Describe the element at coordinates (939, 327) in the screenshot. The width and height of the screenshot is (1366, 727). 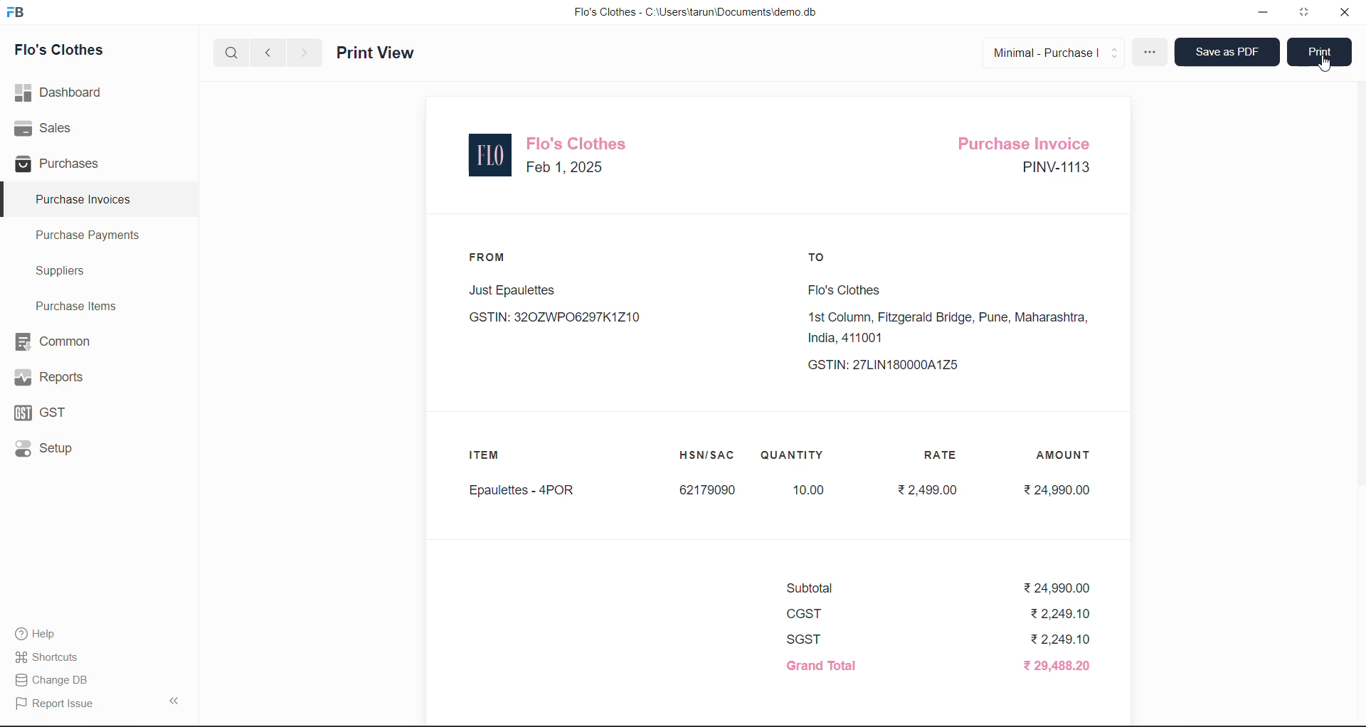
I see `Flo's Clothes1st Column, Fitzgerald Bridge, Pune, Maharashtra,India, 411001 GSTIN: 27LIN180000A1Z5` at that location.